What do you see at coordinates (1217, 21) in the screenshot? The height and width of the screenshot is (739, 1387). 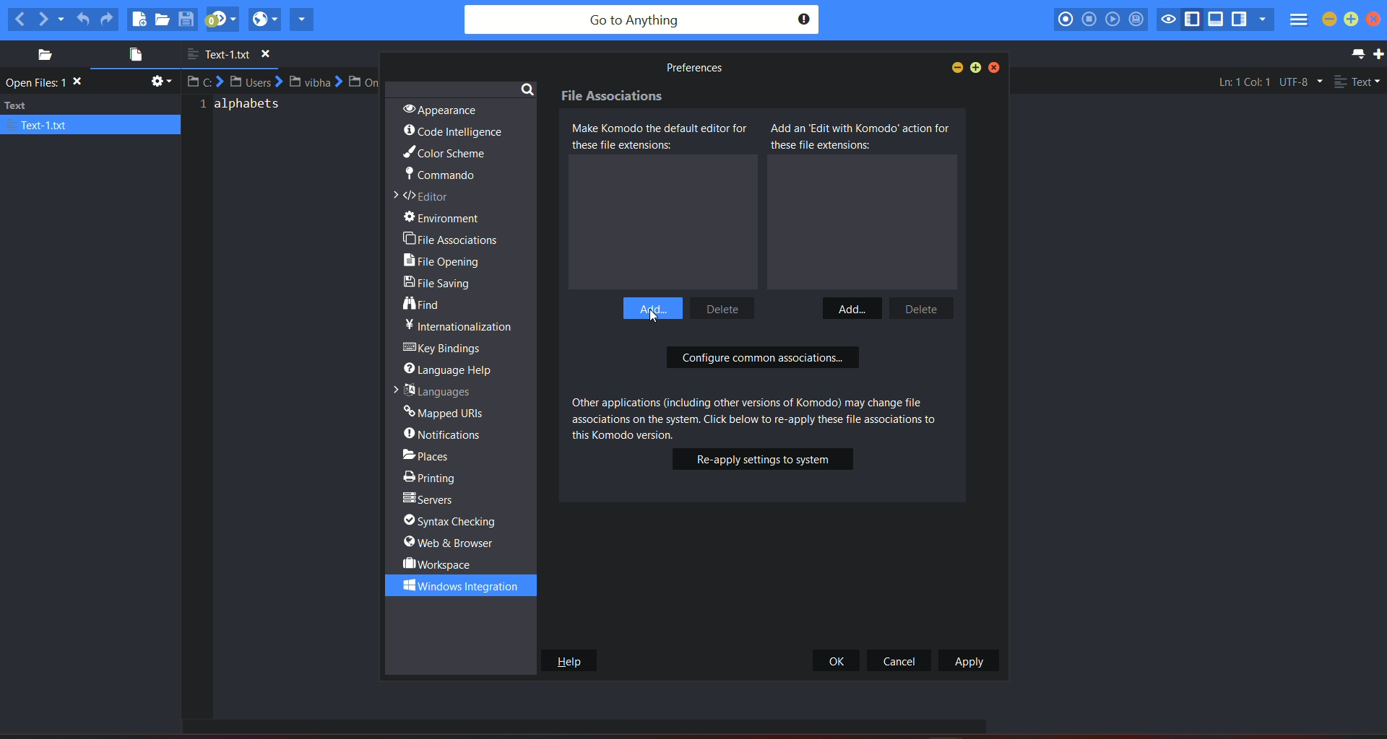 I see `show/hide bottom pane` at bounding box center [1217, 21].